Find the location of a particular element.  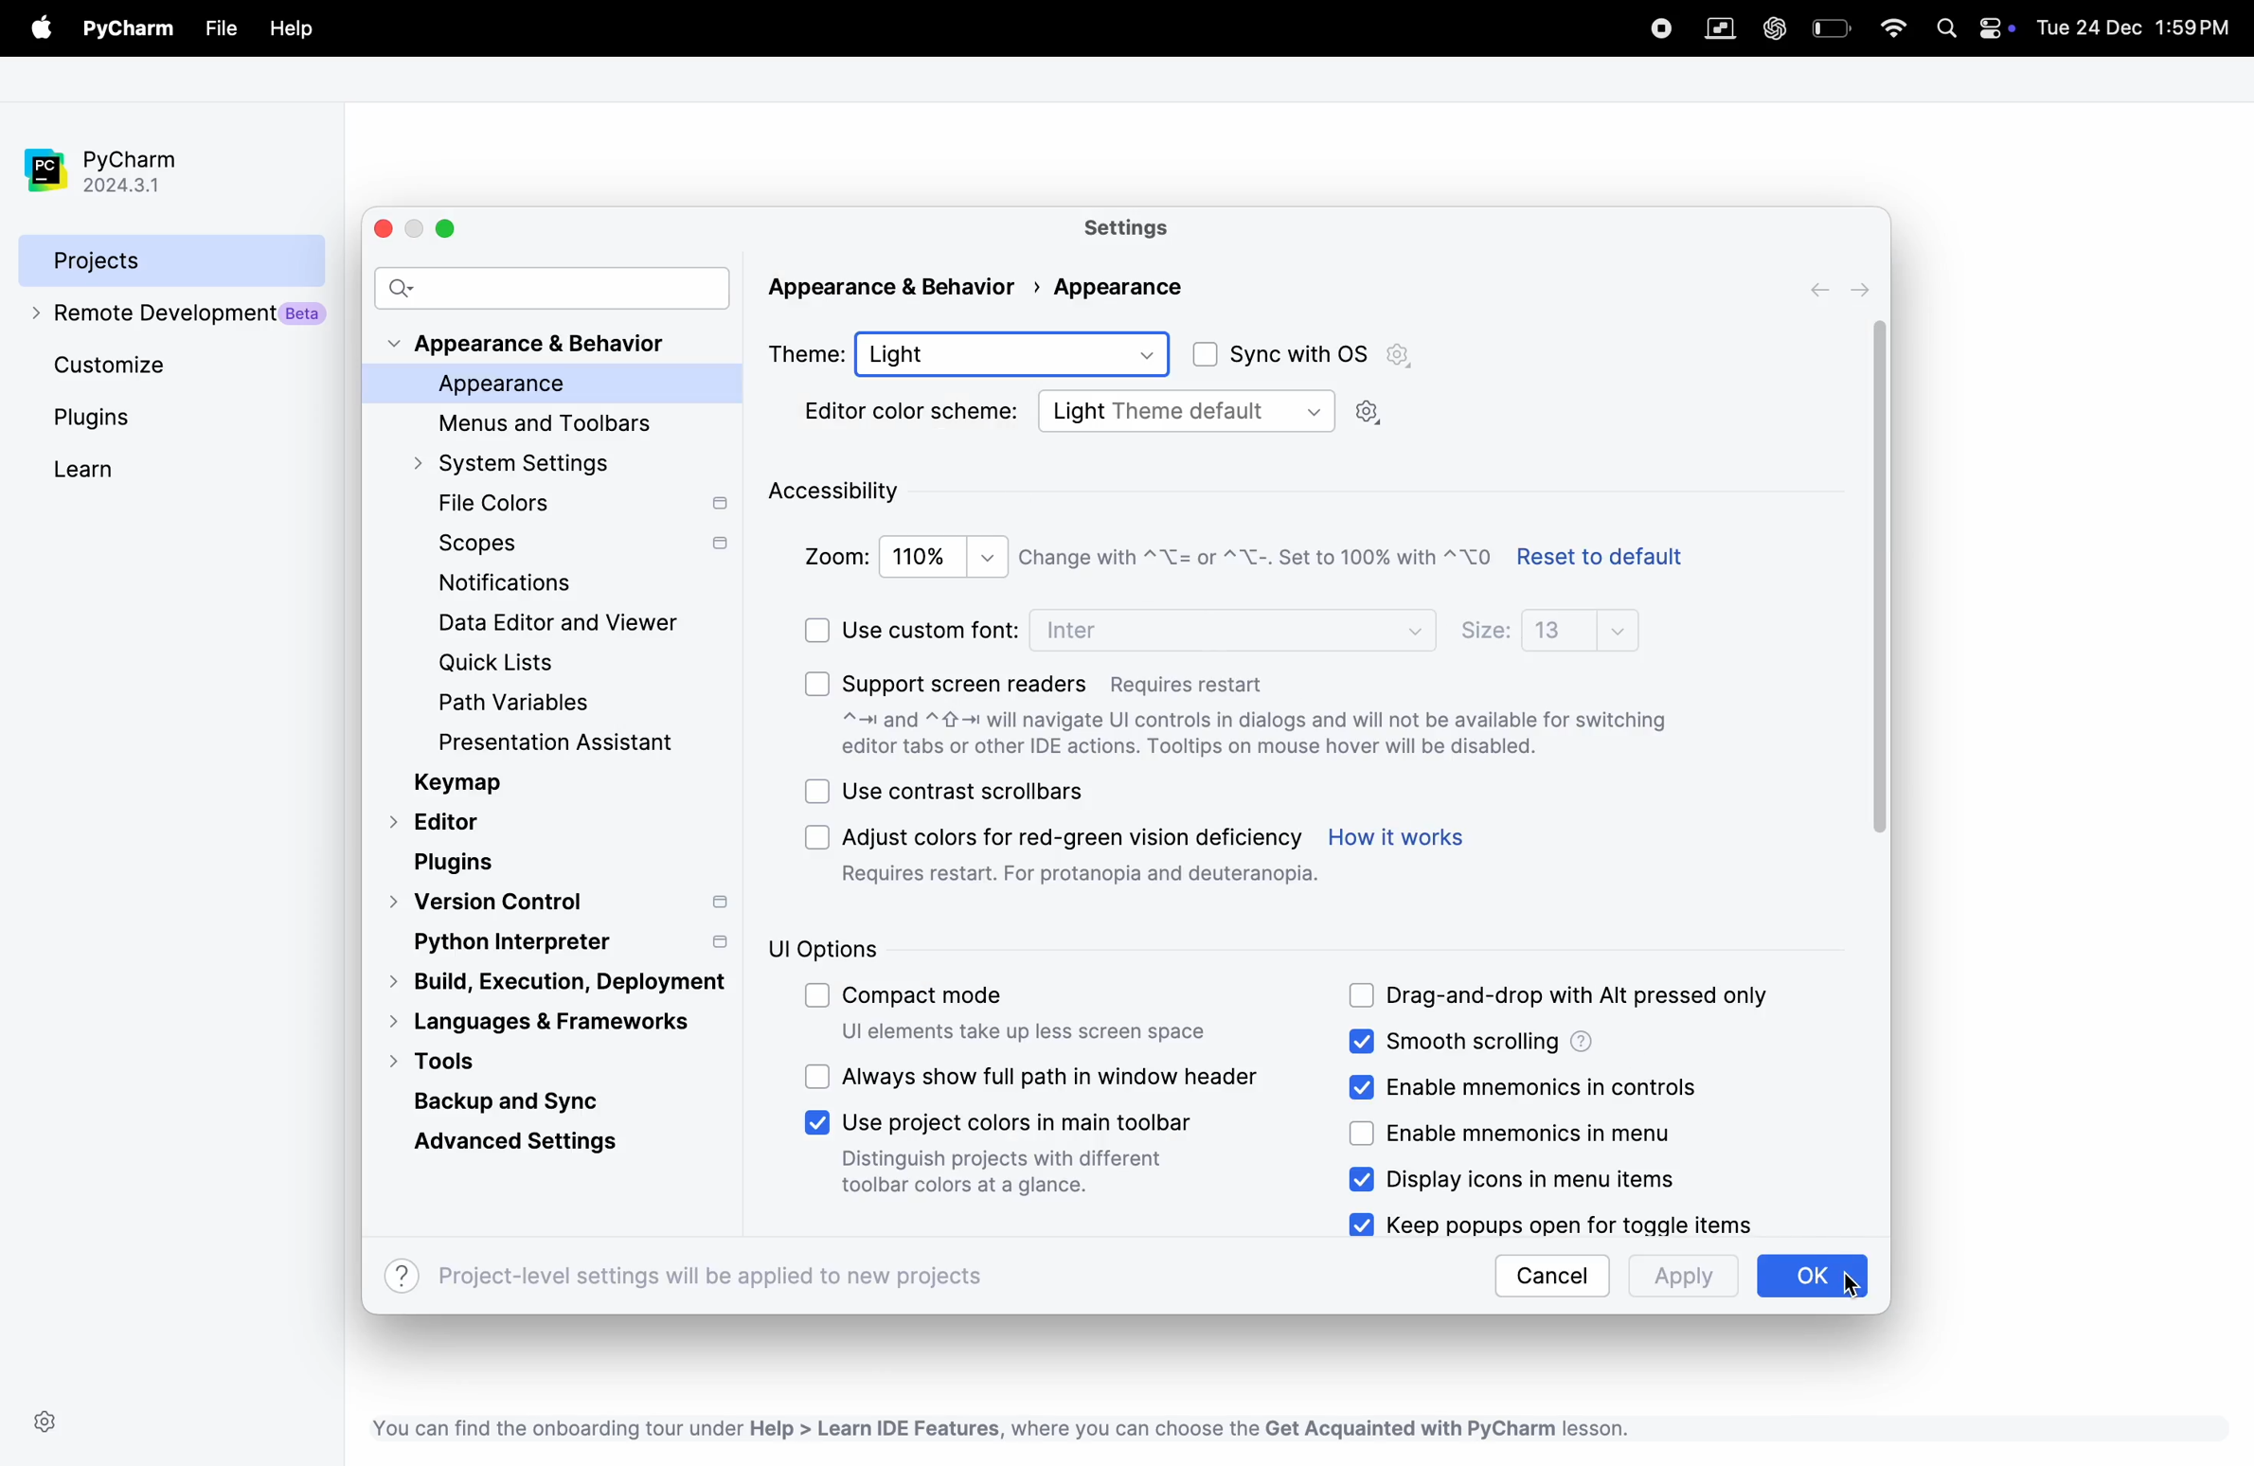

cursor is located at coordinates (1884, 574).